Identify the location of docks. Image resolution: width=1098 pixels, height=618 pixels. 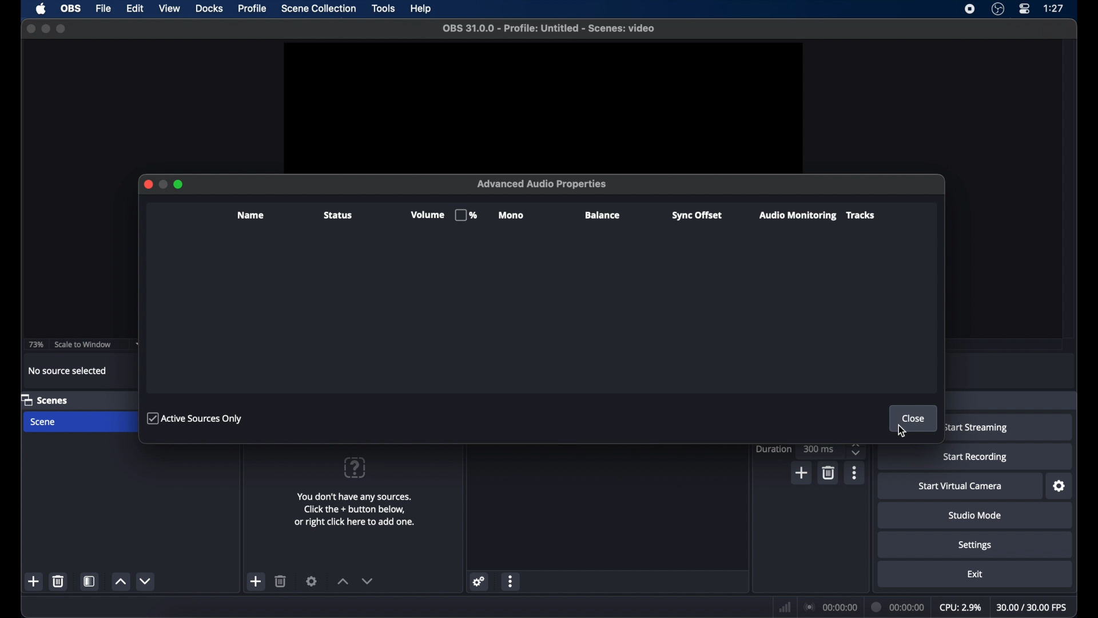
(209, 9).